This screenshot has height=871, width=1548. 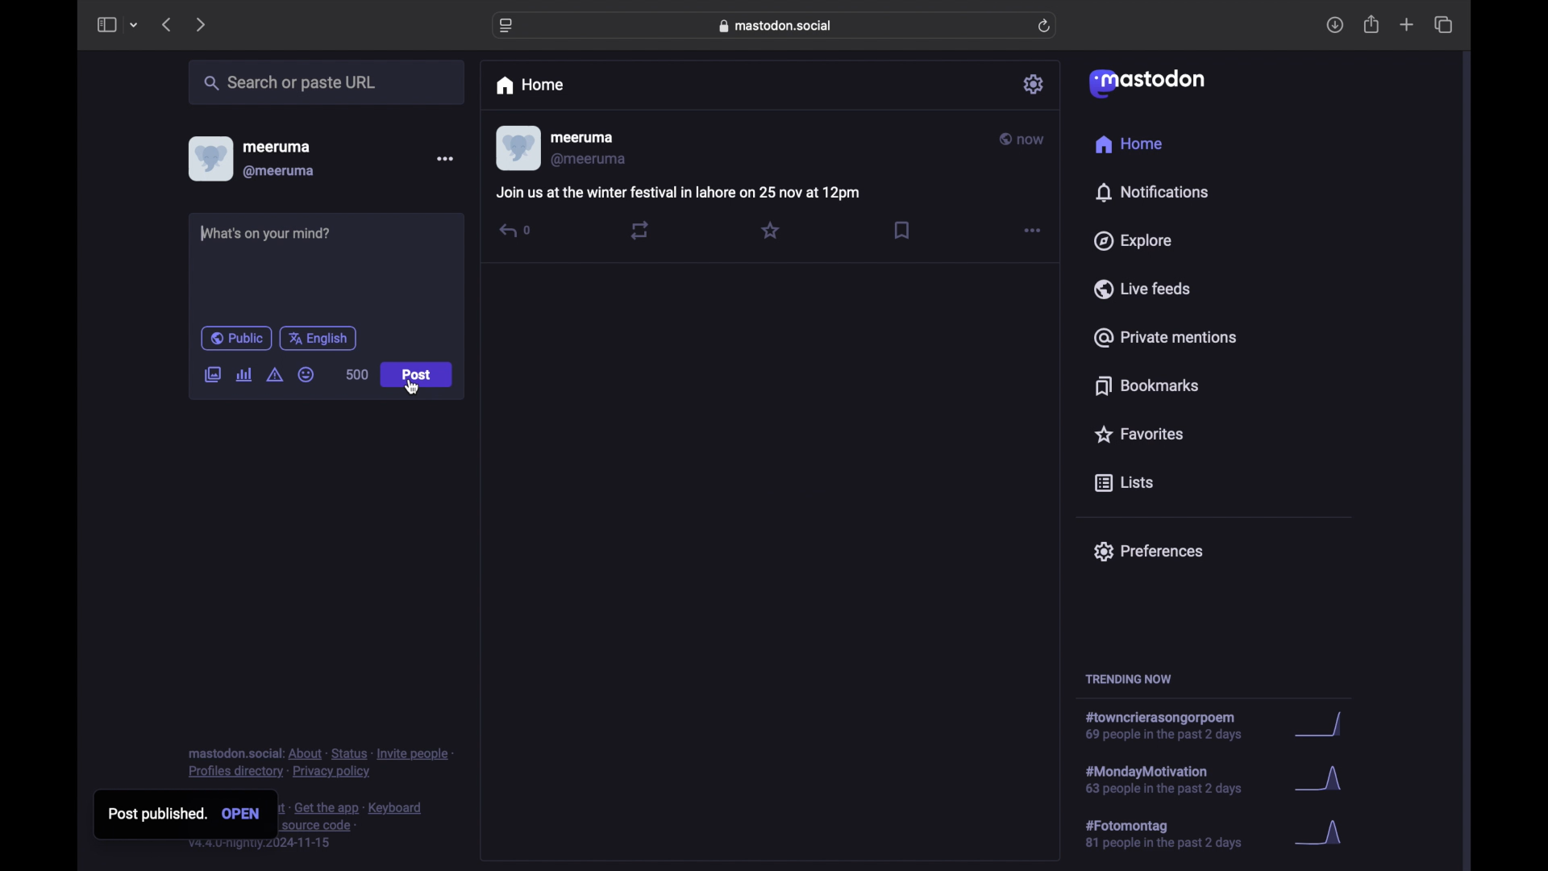 I want to click on more options, so click(x=445, y=159).